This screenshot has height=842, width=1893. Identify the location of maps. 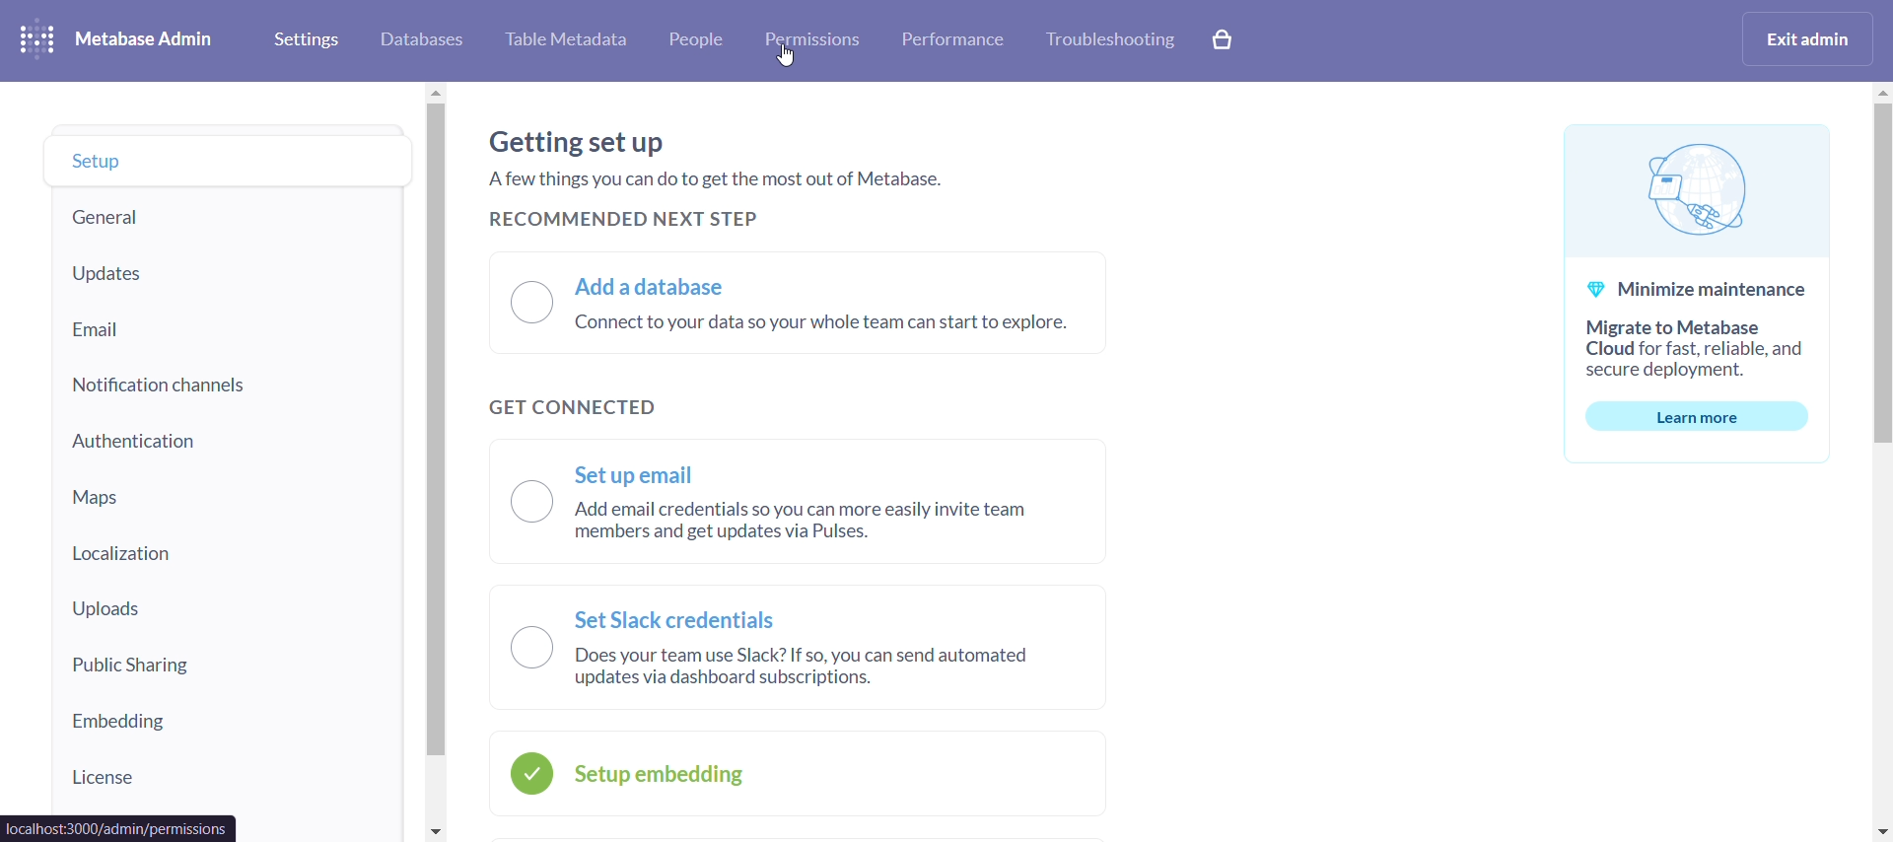
(226, 499).